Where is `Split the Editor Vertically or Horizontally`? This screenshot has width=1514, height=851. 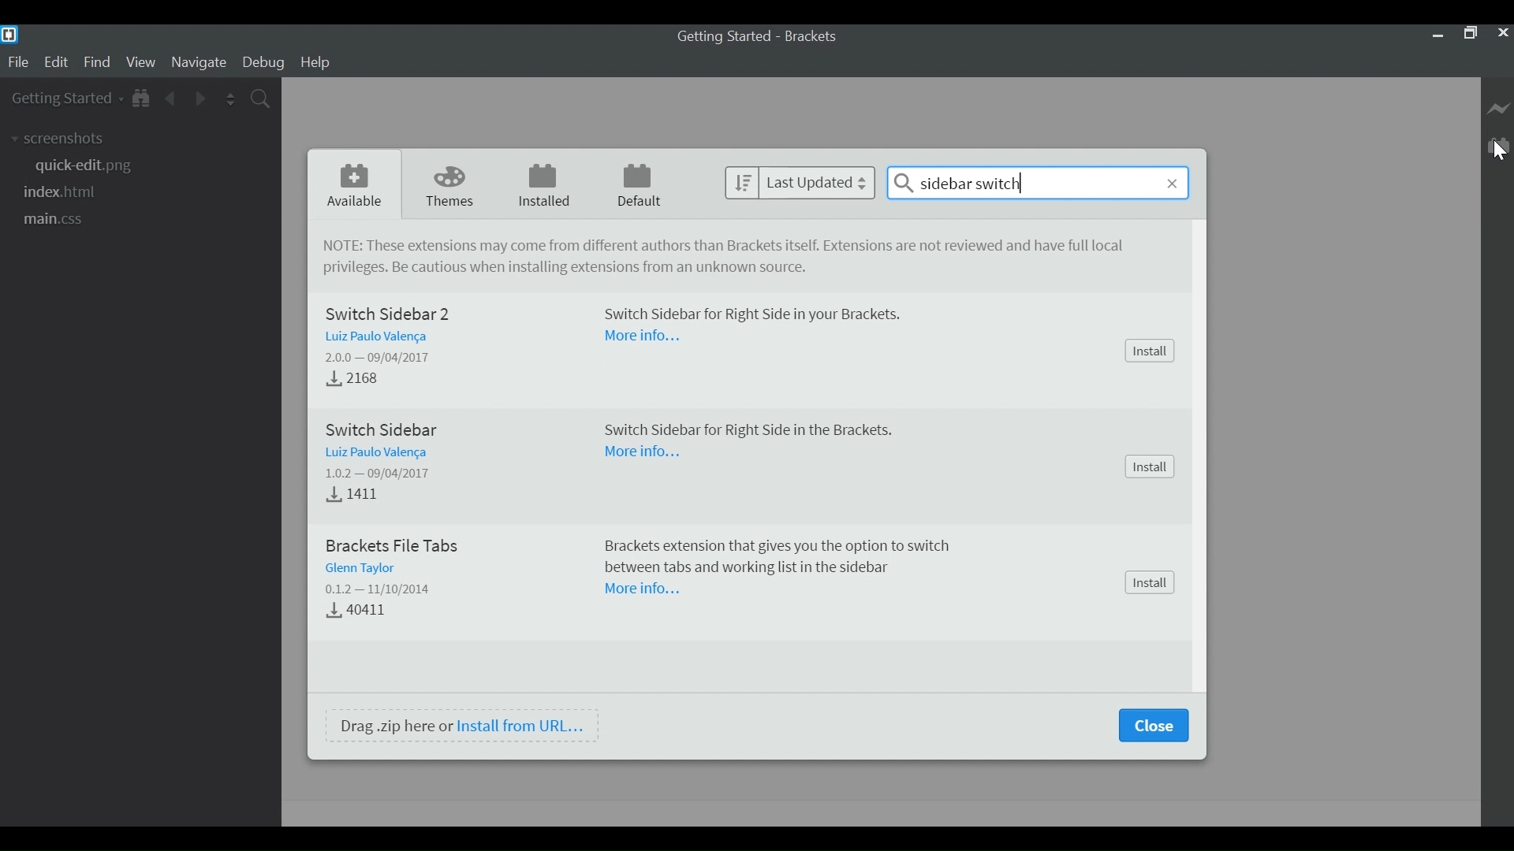
Split the Editor Vertically or Horizontally is located at coordinates (231, 98).